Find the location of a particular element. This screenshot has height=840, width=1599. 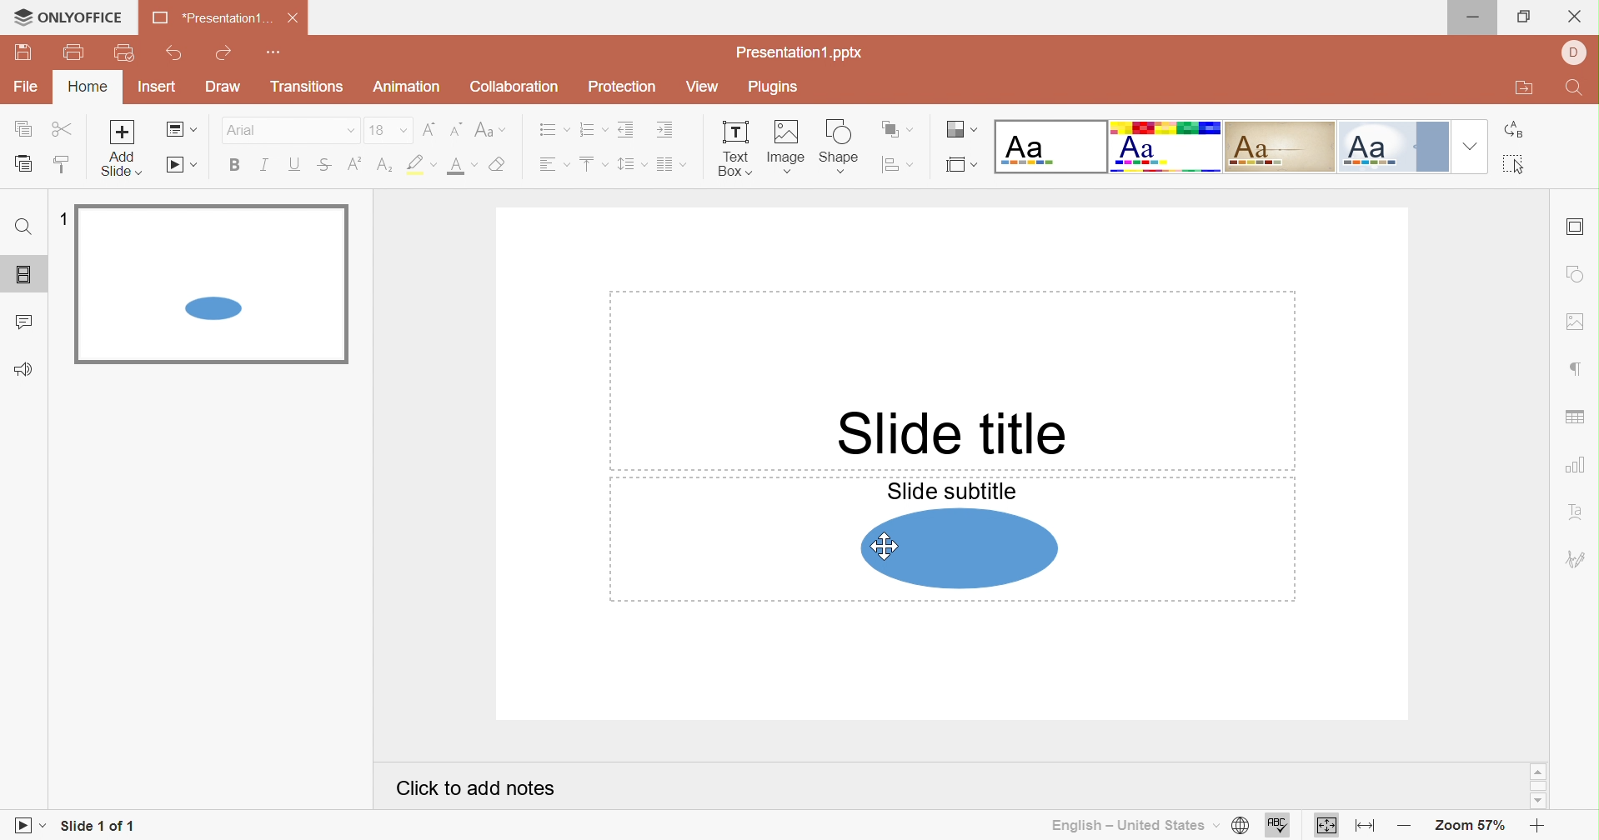

Replace is located at coordinates (1513, 131).